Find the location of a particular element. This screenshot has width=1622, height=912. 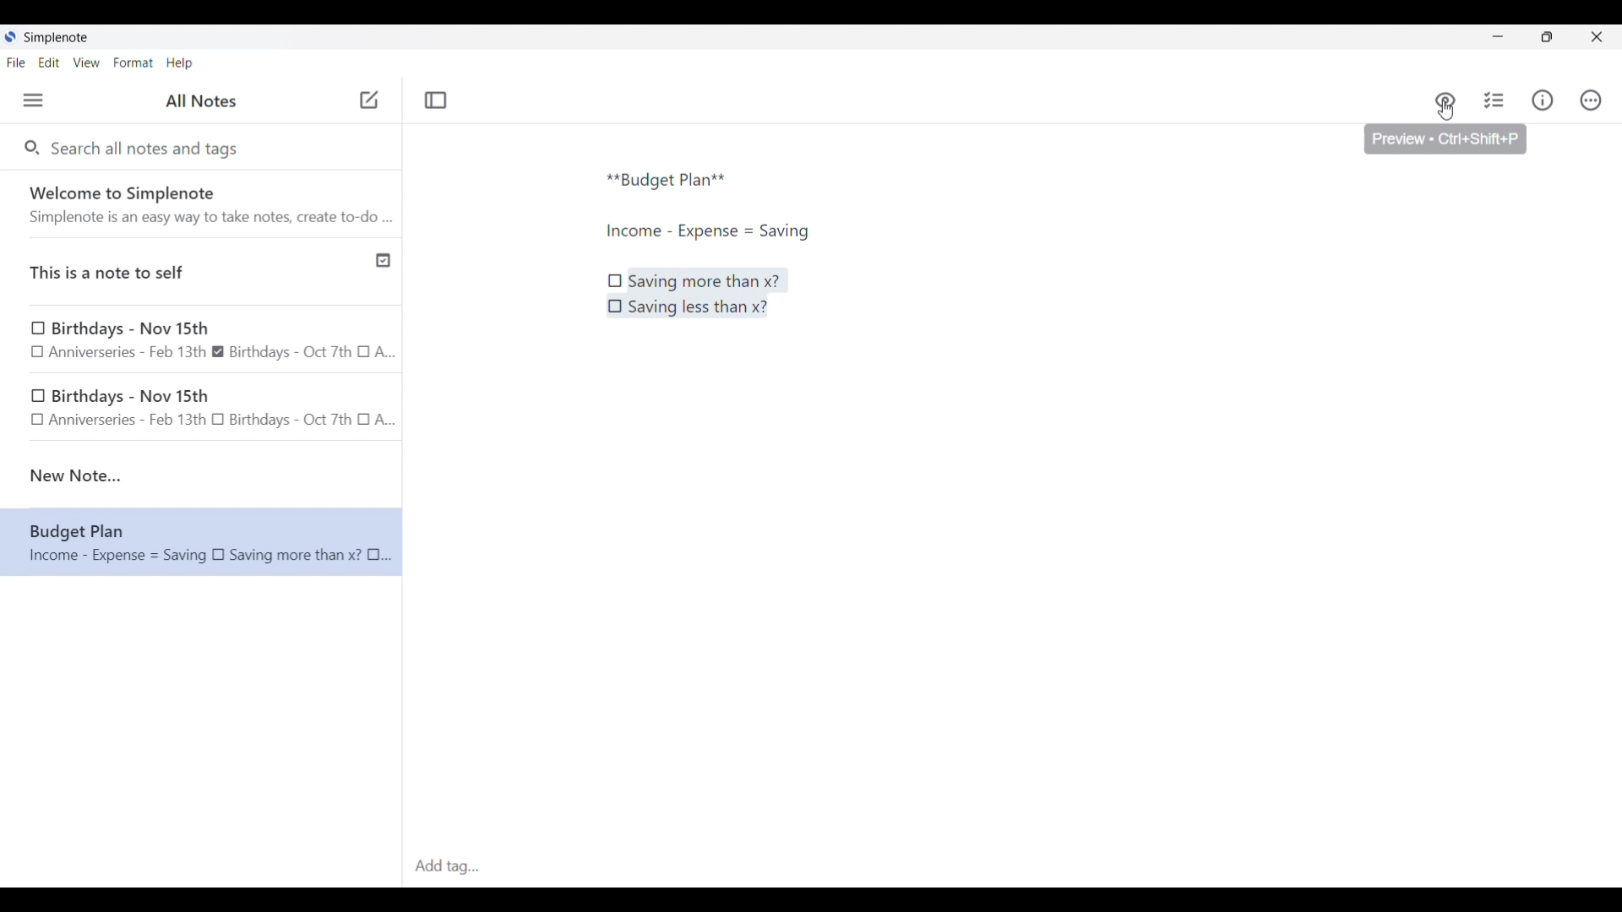

Earlier notes is located at coordinates (202, 341).